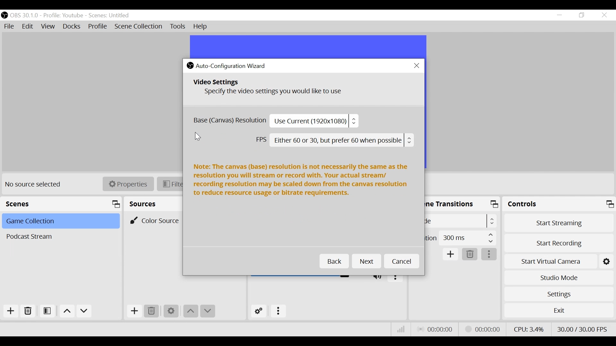 The width and height of the screenshot is (616, 346). What do you see at coordinates (48, 27) in the screenshot?
I see `View` at bounding box center [48, 27].